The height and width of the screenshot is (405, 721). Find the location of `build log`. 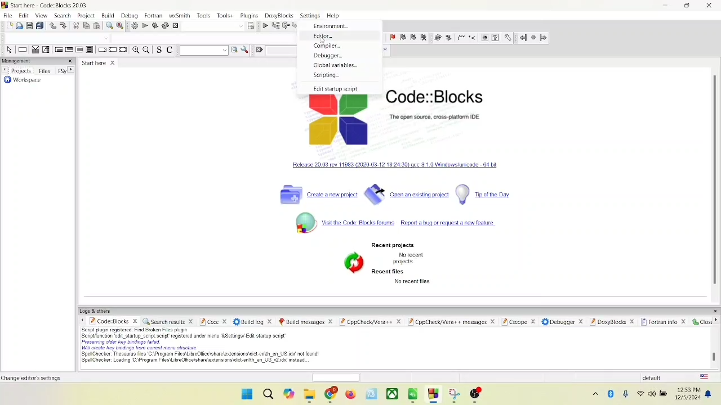

build log is located at coordinates (253, 321).